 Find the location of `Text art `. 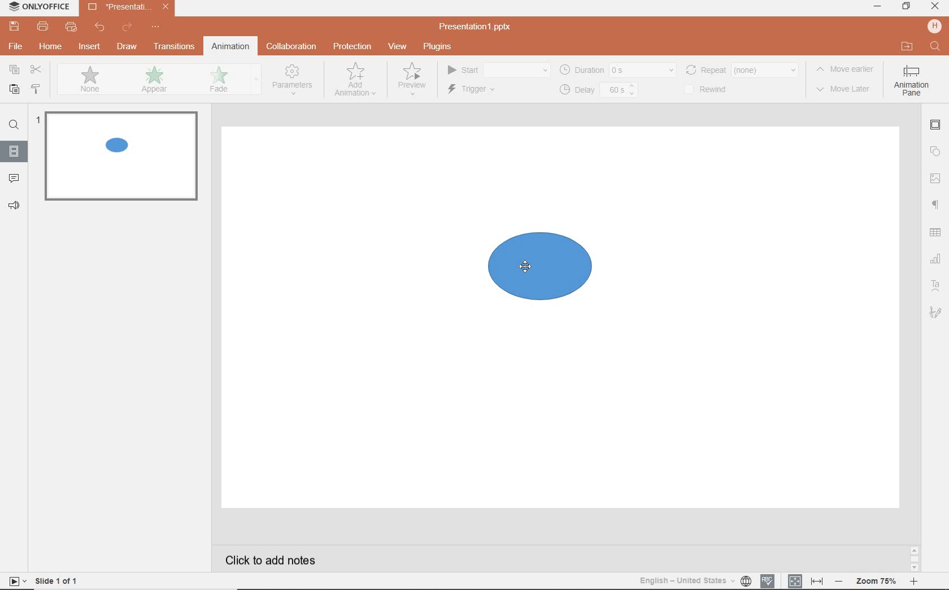

Text art  is located at coordinates (934, 284).